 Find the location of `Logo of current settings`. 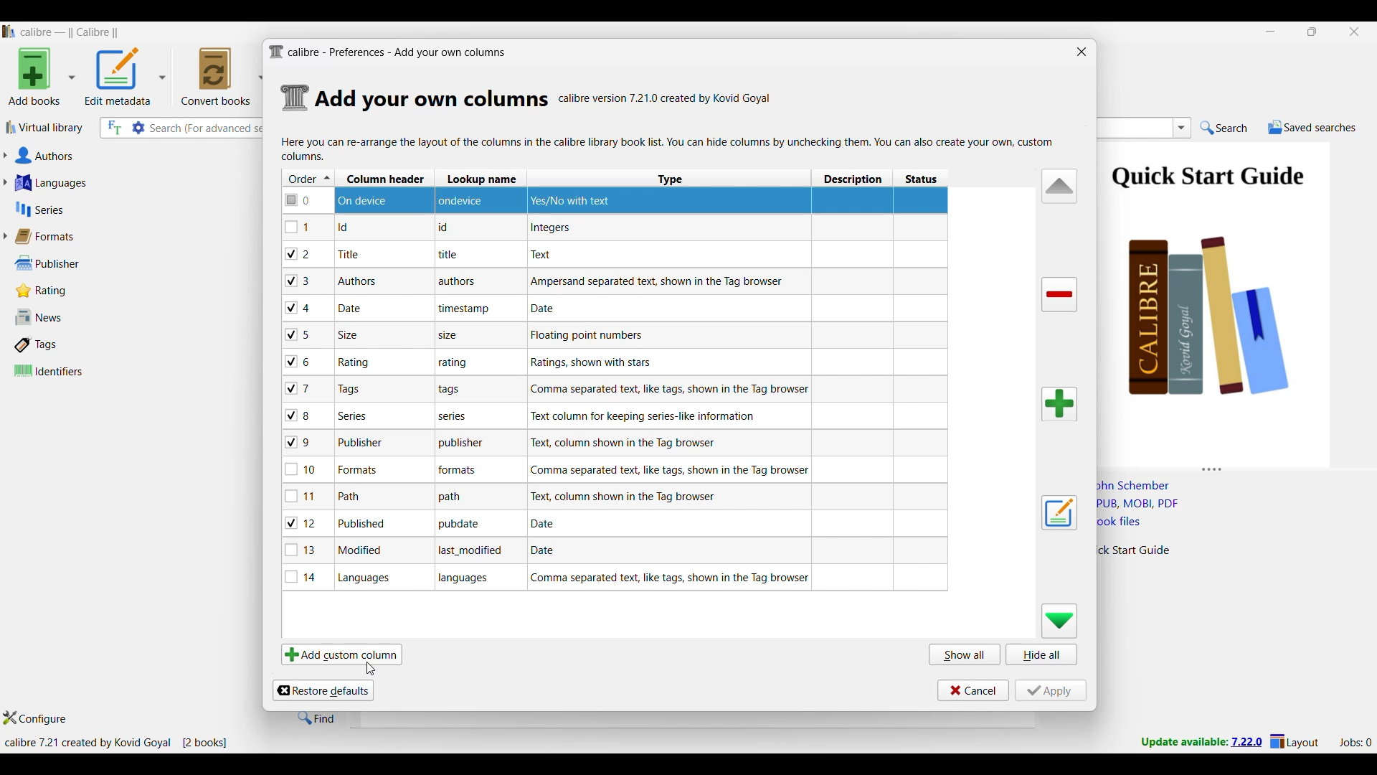

Logo of current settings is located at coordinates (295, 98).